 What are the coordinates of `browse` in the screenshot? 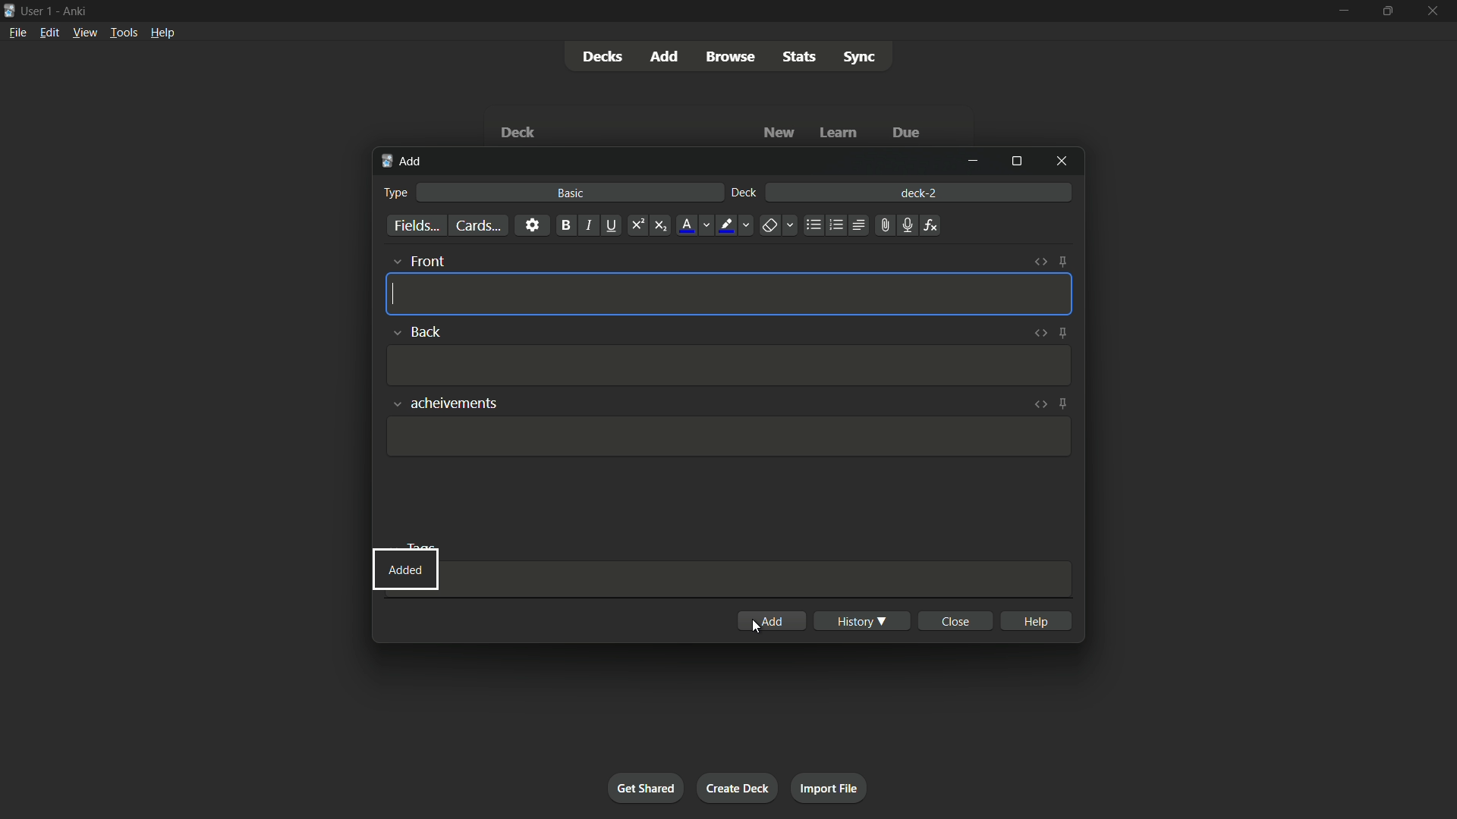 It's located at (728, 57).